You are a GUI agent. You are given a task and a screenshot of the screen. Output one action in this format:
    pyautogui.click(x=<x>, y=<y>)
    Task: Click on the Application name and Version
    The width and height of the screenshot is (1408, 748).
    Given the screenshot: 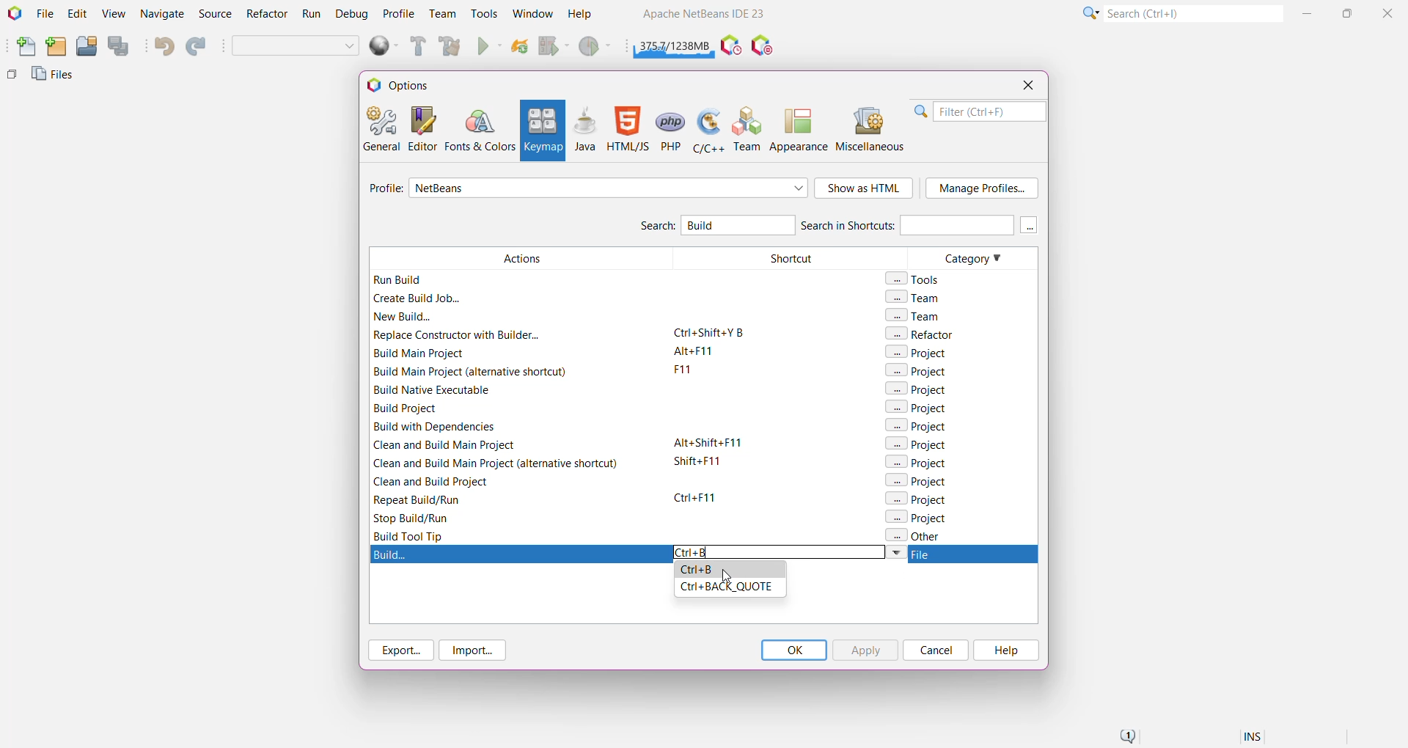 What is the action you would take?
    pyautogui.click(x=702, y=16)
    